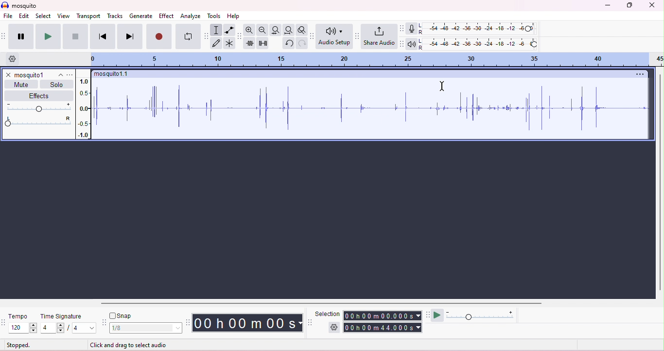 This screenshot has width=664, height=351. I want to click on select time signature, so click(68, 328).